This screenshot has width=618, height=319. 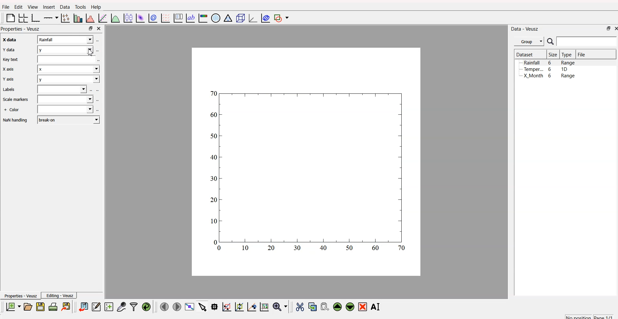 I want to click on maximize, so click(x=607, y=29).